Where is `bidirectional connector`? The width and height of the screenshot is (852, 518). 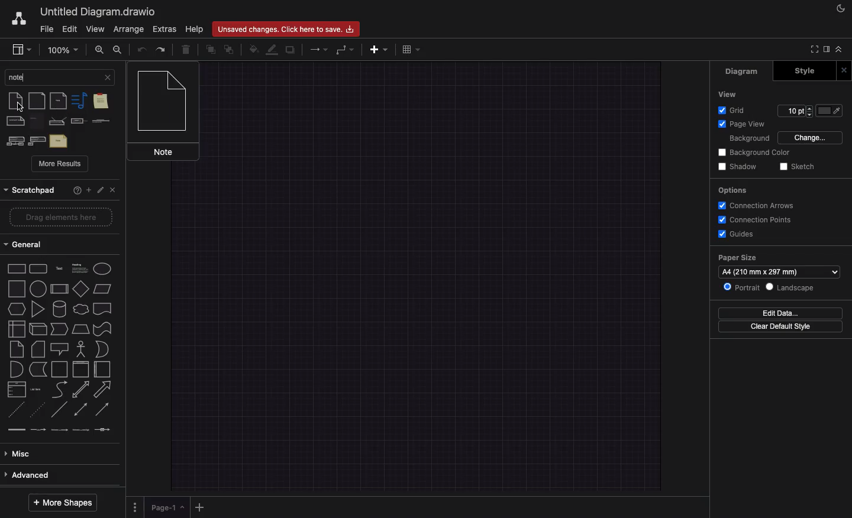
bidirectional connector is located at coordinates (81, 411).